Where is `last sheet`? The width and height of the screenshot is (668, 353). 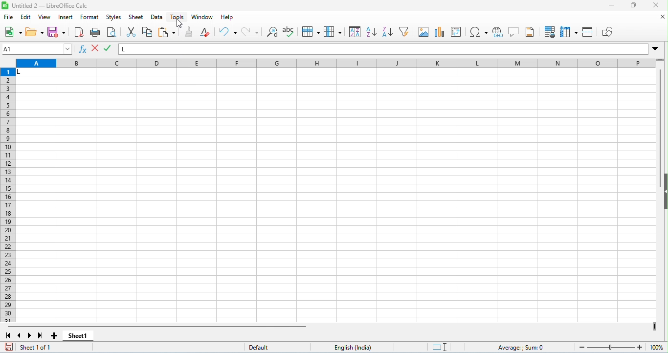
last sheet is located at coordinates (41, 335).